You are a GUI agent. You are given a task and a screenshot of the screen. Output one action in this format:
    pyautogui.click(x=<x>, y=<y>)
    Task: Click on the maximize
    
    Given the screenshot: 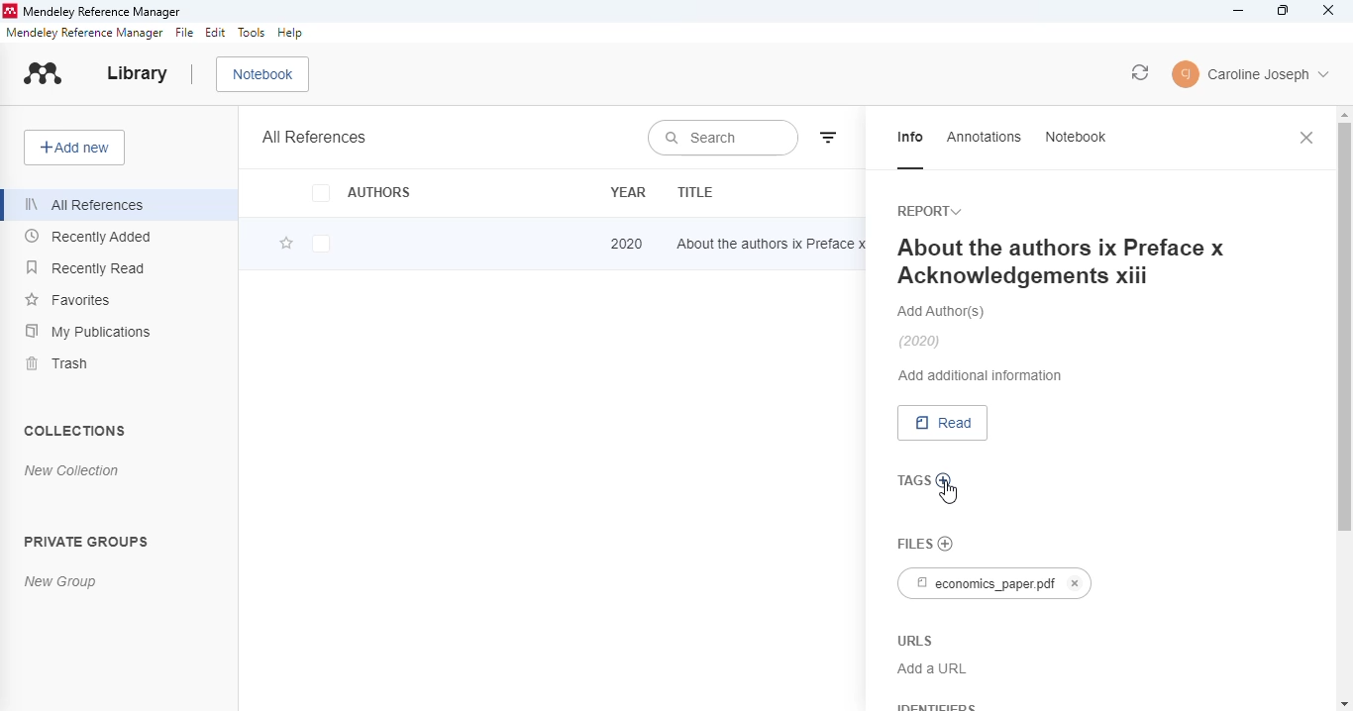 What is the action you would take?
    pyautogui.click(x=1285, y=11)
    